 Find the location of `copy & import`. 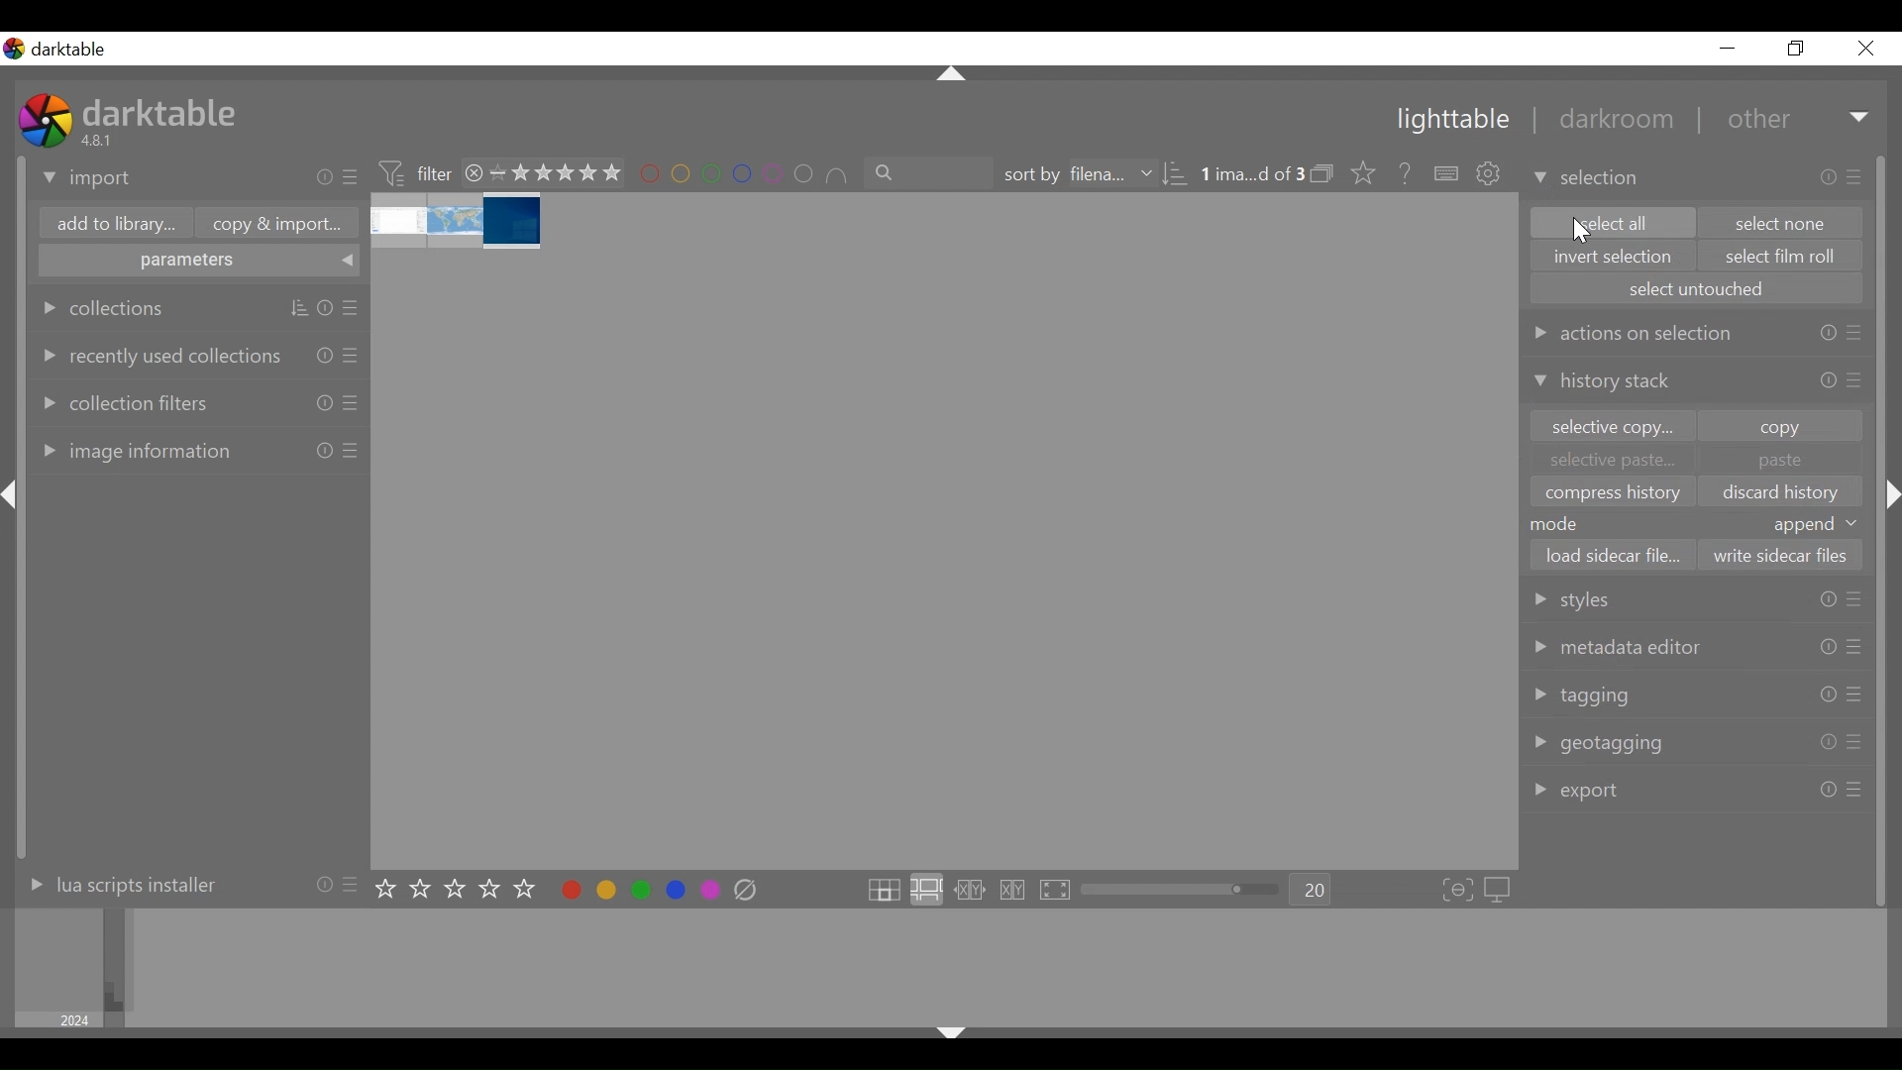

copy & import is located at coordinates (271, 224).